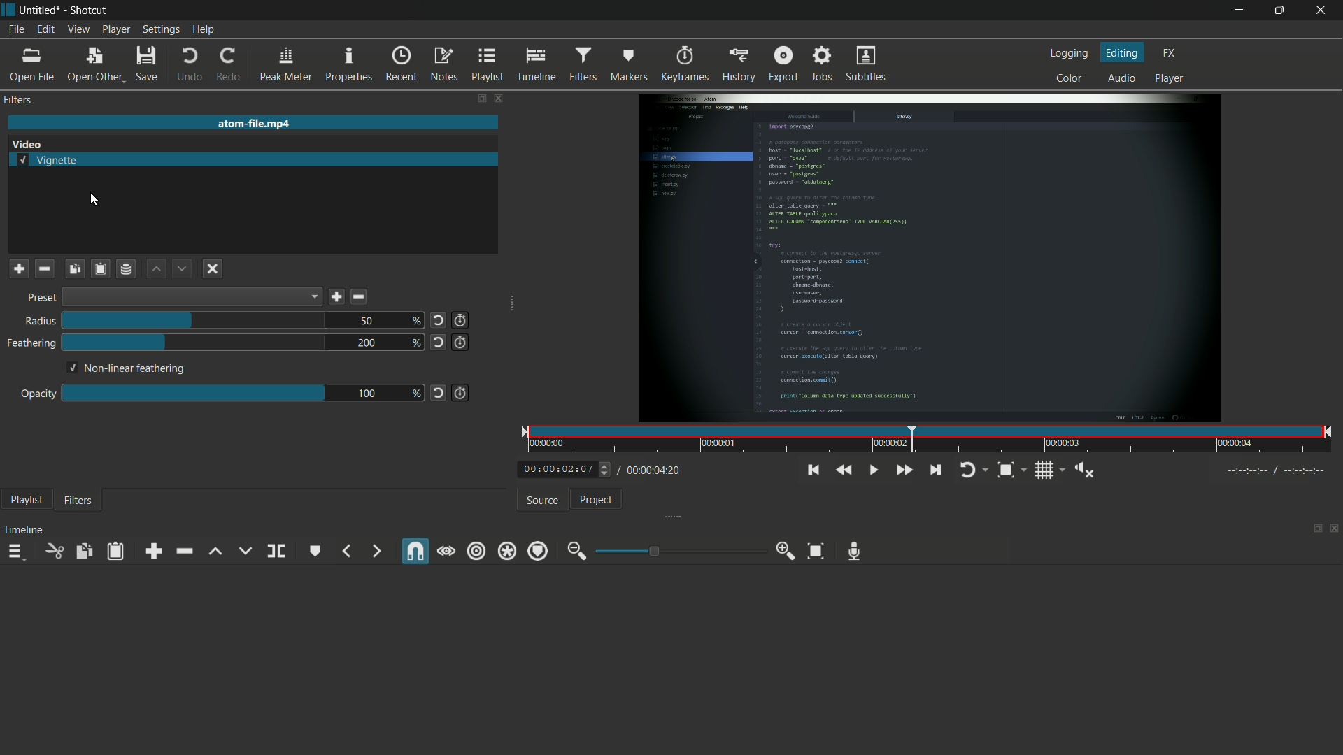 The image size is (1343, 755). Describe the element at coordinates (54, 551) in the screenshot. I see `cut` at that location.